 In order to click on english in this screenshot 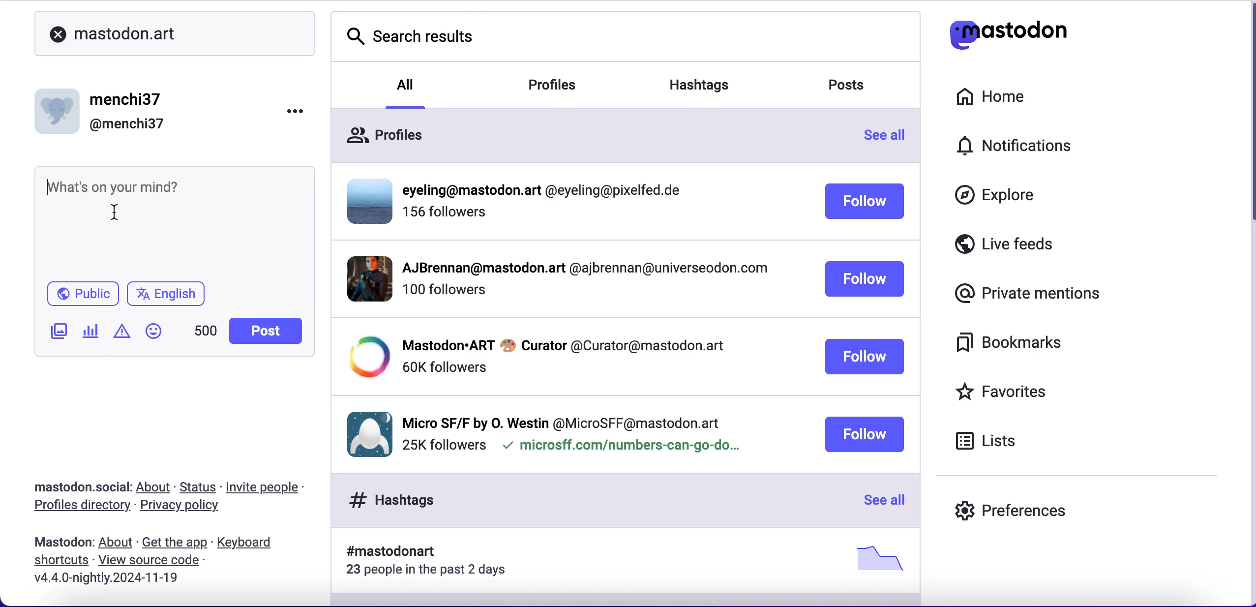, I will do `click(165, 294)`.